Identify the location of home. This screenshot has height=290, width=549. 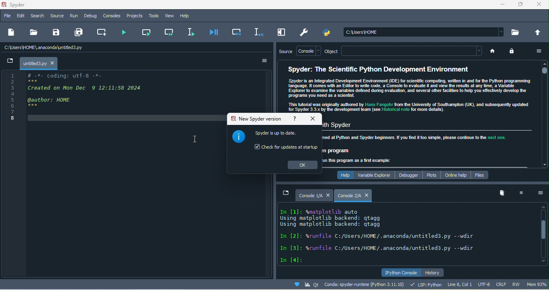
(495, 52).